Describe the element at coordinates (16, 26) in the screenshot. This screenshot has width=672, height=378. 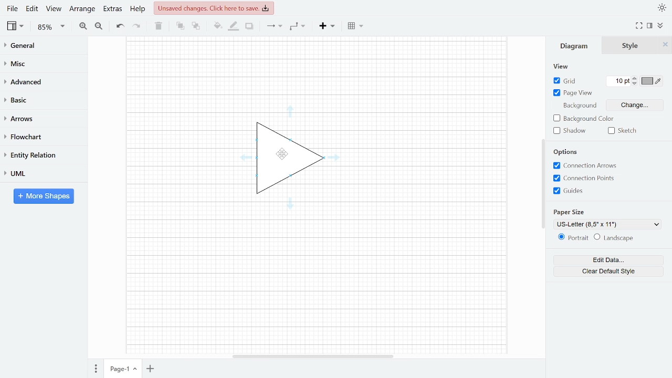
I see `View` at that location.